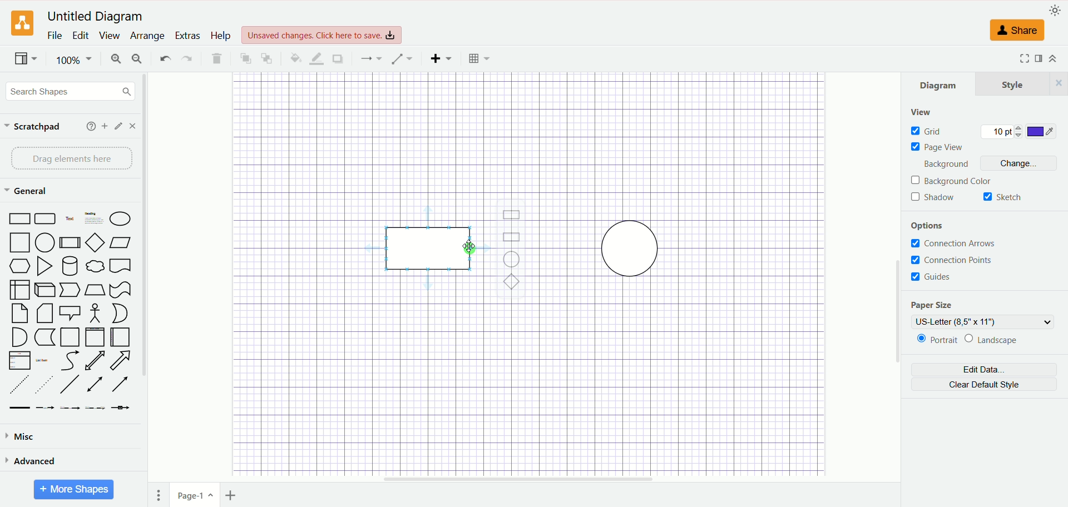 The image size is (1068, 507). Describe the element at coordinates (96, 337) in the screenshot. I see `Vertical Page` at that location.